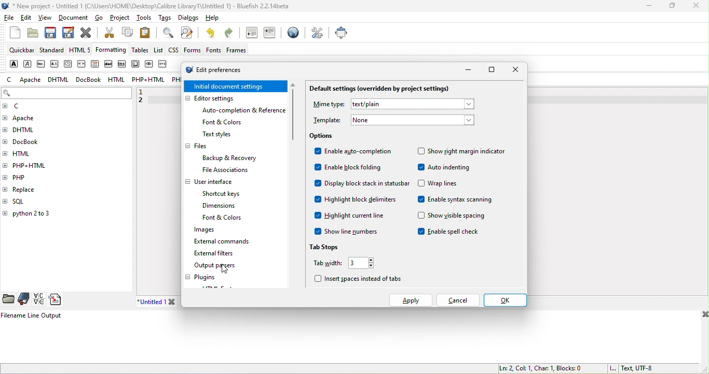 The height and width of the screenshot is (374, 709). Describe the element at coordinates (225, 242) in the screenshot. I see `external commands` at that location.